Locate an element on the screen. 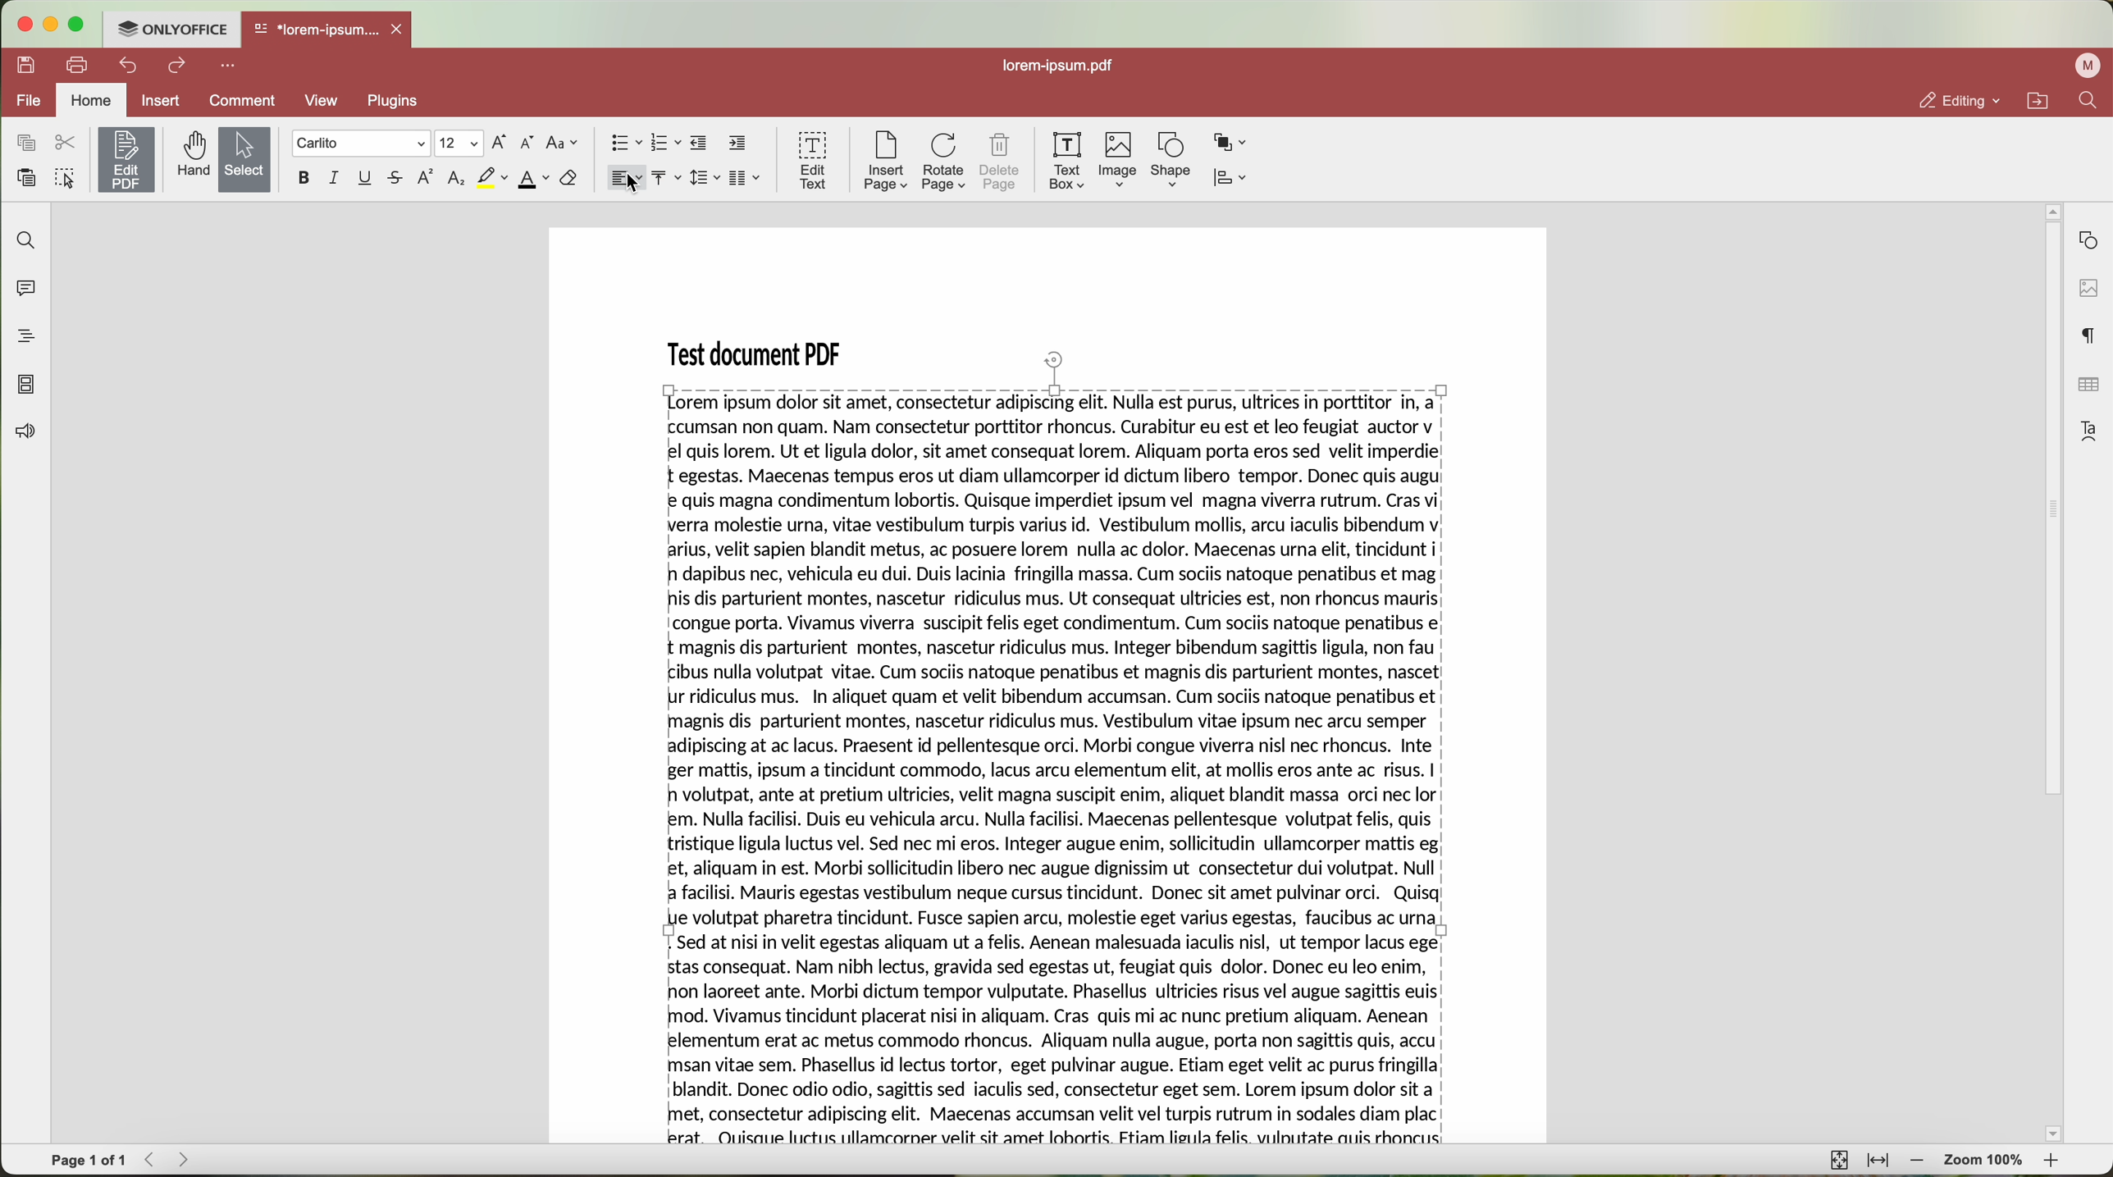 This screenshot has height=1177, width=2113. insert columns is located at coordinates (743, 178).